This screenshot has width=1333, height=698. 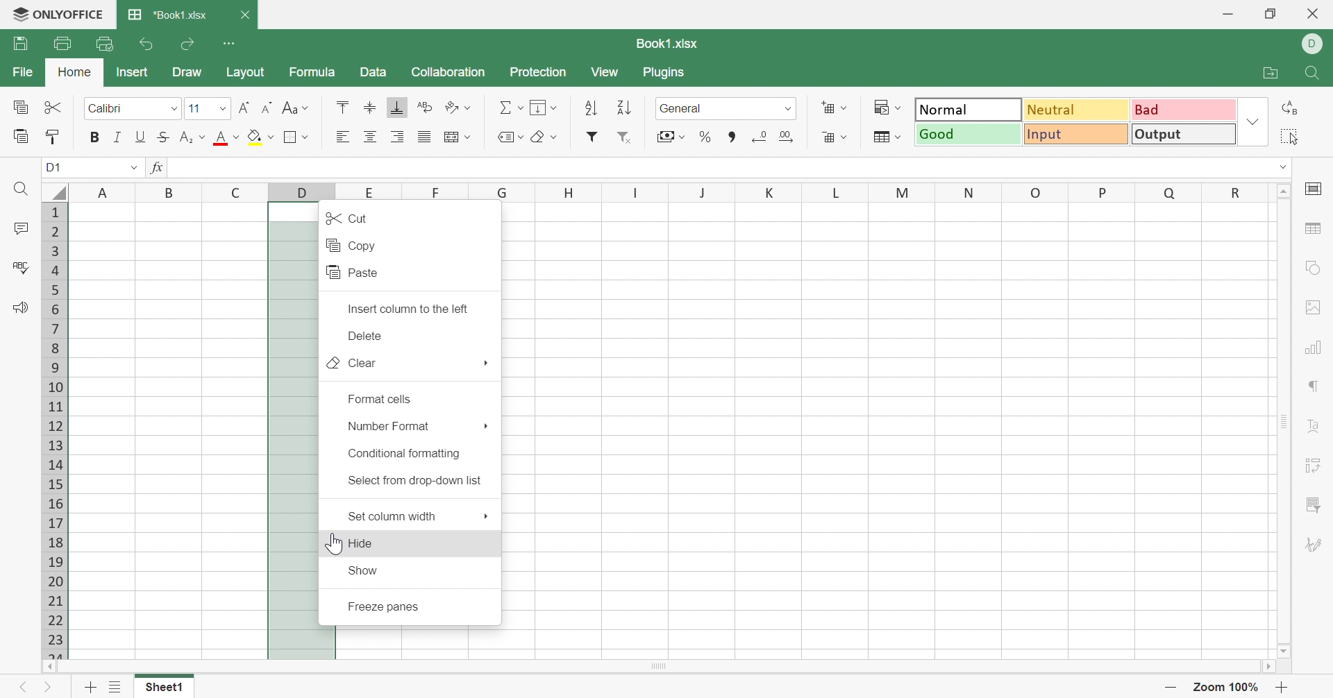 I want to click on Undo, so click(x=149, y=44).